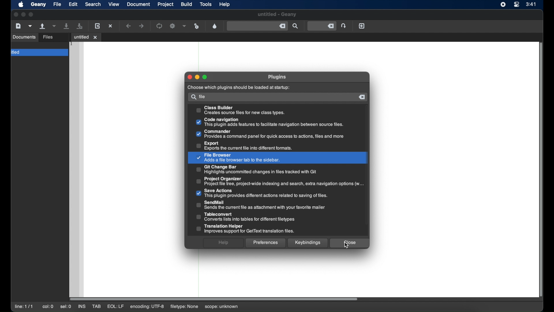 Image resolution: width=554 pixels, height=312 pixels. I want to click on jump to entered line number, so click(344, 26).